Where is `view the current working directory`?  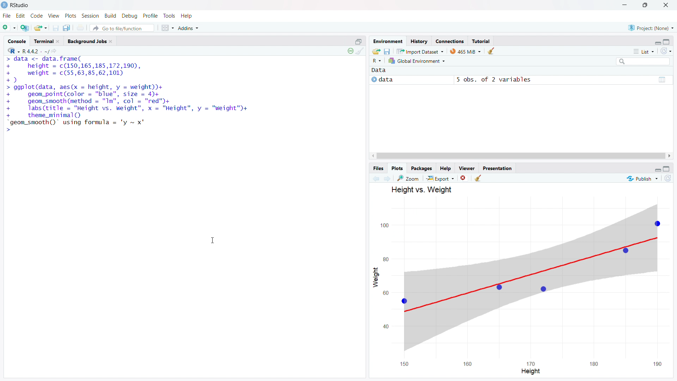 view the current working directory is located at coordinates (55, 50).